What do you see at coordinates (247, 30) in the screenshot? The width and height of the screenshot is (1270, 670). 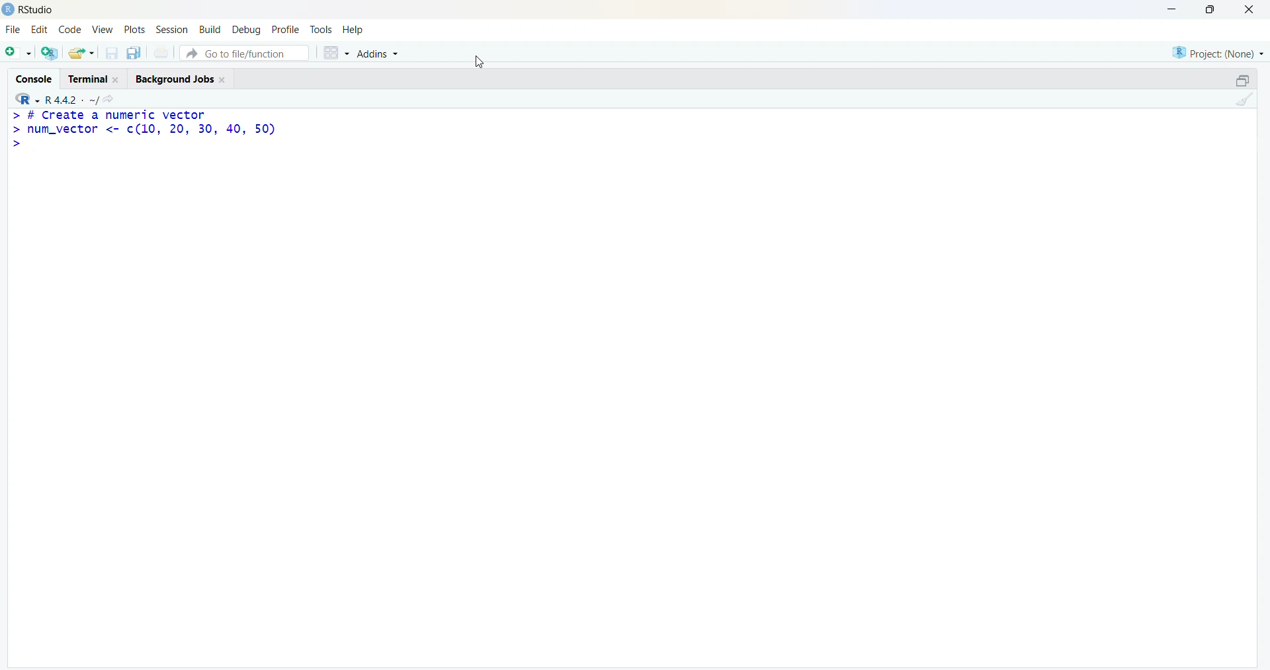 I see `debug` at bounding box center [247, 30].